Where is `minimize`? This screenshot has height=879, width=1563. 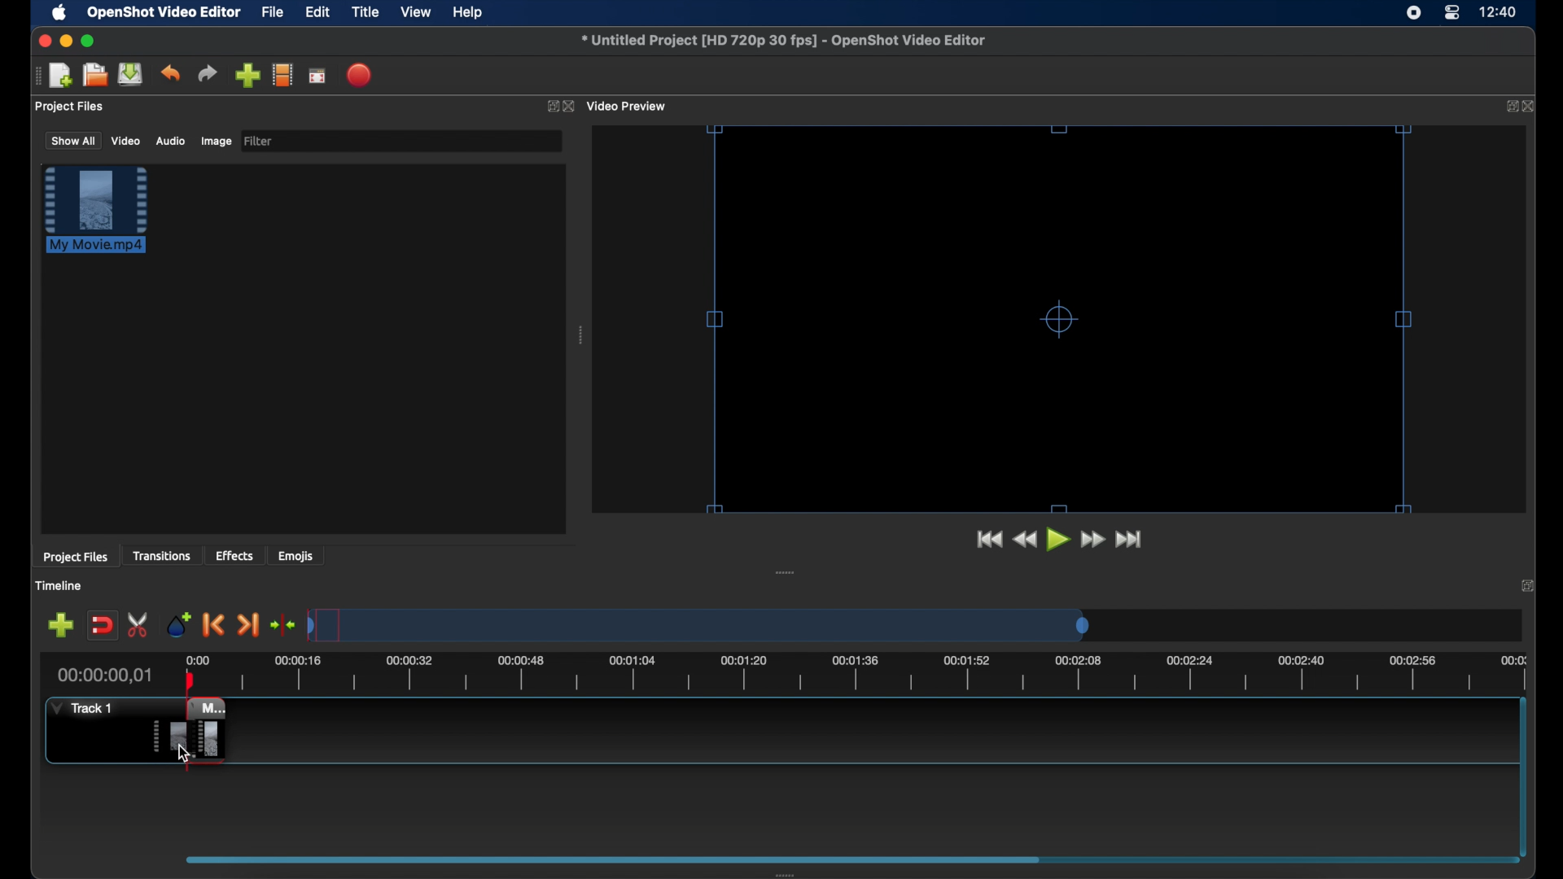
minimize is located at coordinates (66, 41).